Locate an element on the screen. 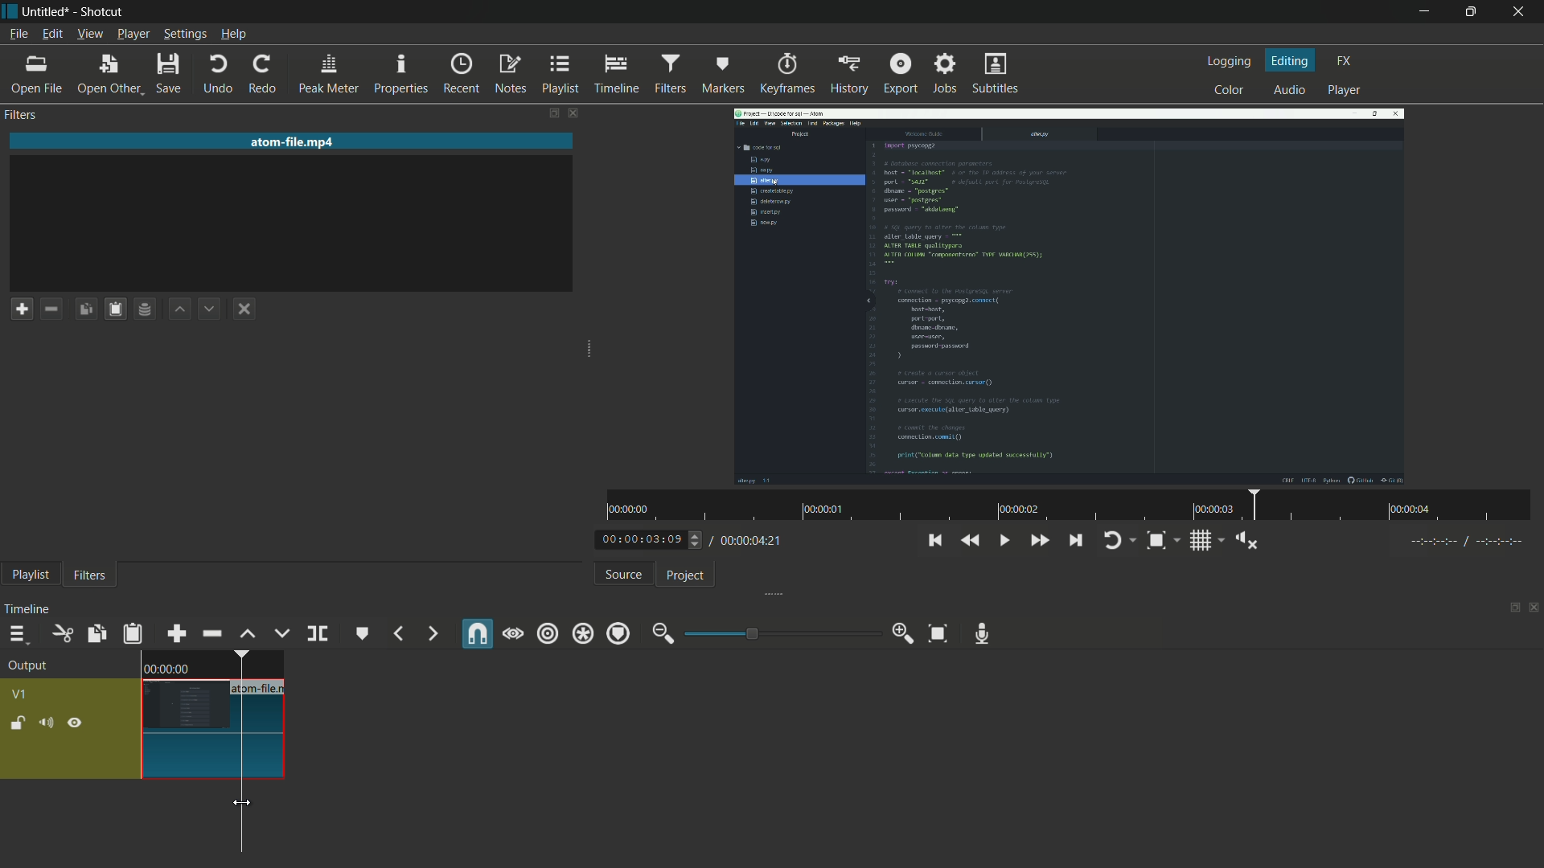 The width and height of the screenshot is (1544, 868). notes is located at coordinates (512, 74).